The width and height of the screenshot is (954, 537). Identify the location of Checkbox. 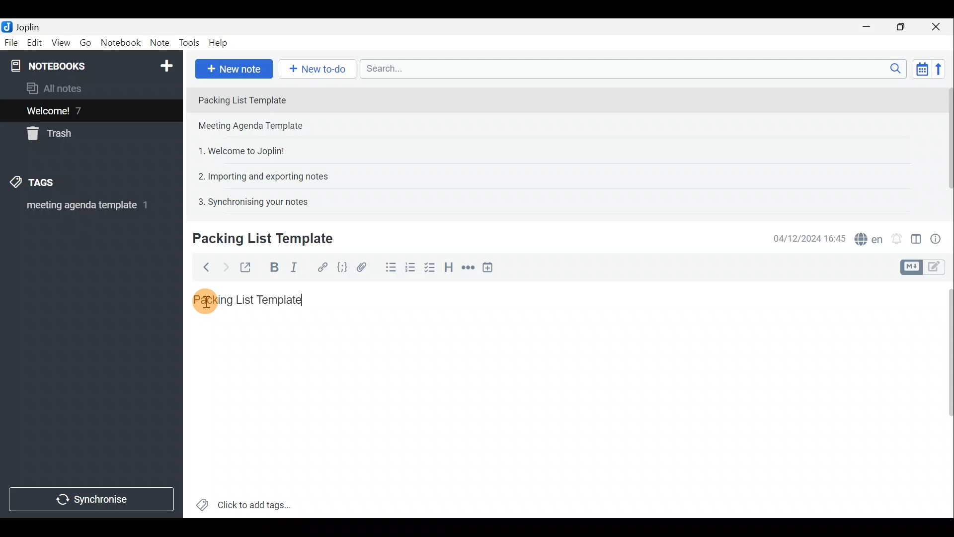
(433, 270).